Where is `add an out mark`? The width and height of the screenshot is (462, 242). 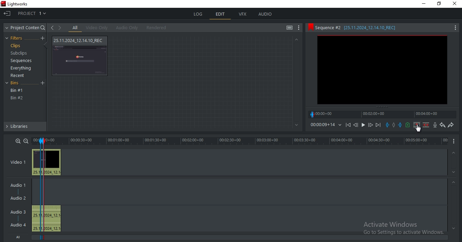 add an out mark is located at coordinates (400, 125).